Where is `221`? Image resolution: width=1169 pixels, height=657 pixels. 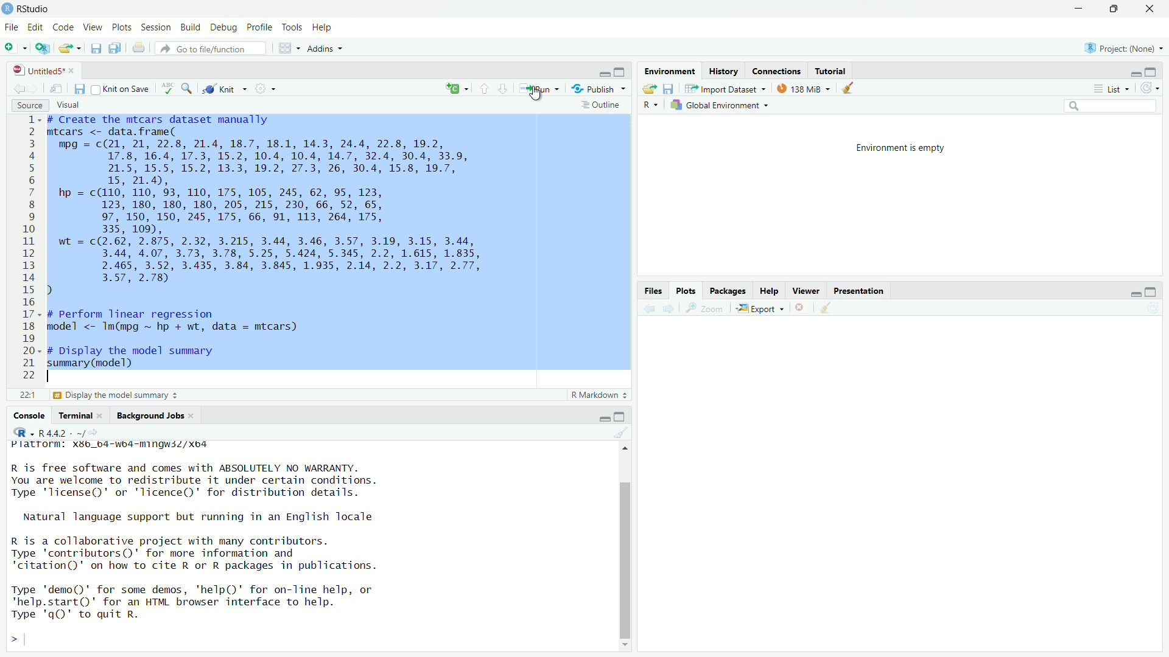
221 is located at coordinates (27, 396).